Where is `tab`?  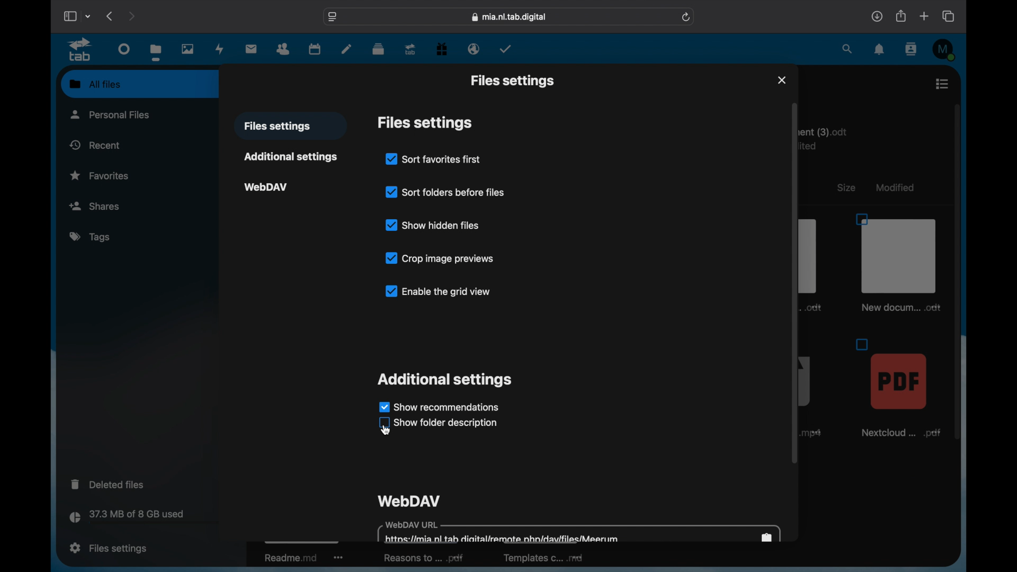 tab is located at coordinates (411, 50).